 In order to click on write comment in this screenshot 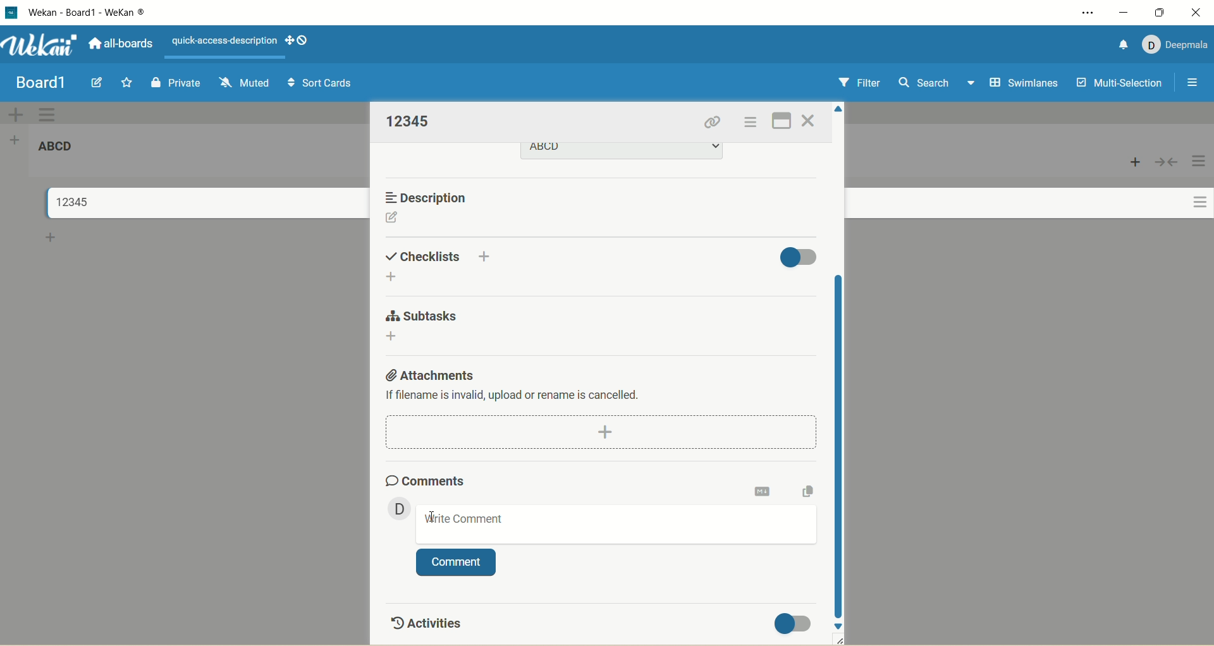, I will do `click(613, 527)`.